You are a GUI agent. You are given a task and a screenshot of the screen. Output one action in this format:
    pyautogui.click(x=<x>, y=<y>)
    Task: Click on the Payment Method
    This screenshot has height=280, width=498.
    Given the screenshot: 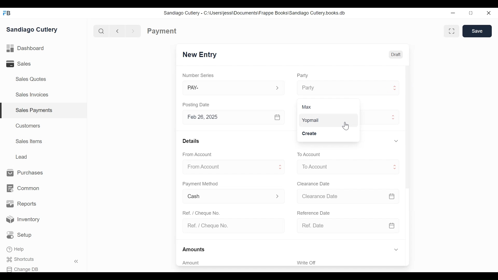 What is the action you would take?
    pyautogui.click(x=200, y=184)
    